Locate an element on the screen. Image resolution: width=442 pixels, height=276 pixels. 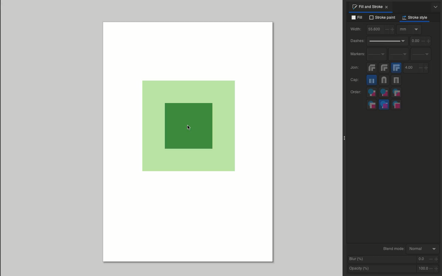
Fill is located at coordinates (357, 17).